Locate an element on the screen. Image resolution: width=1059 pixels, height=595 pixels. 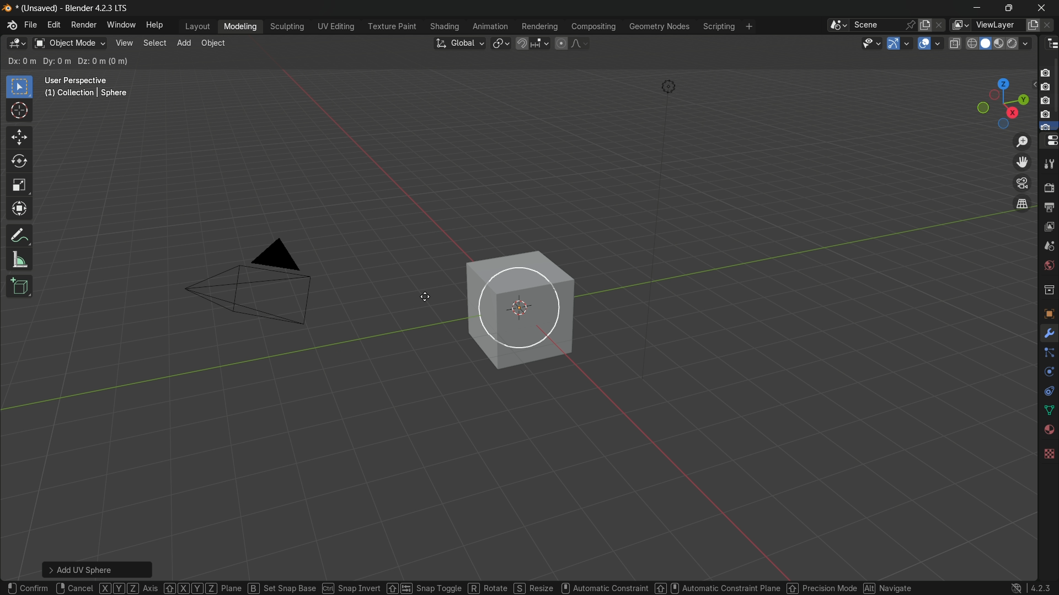
browse scenes is located at coordinates (839, 25).